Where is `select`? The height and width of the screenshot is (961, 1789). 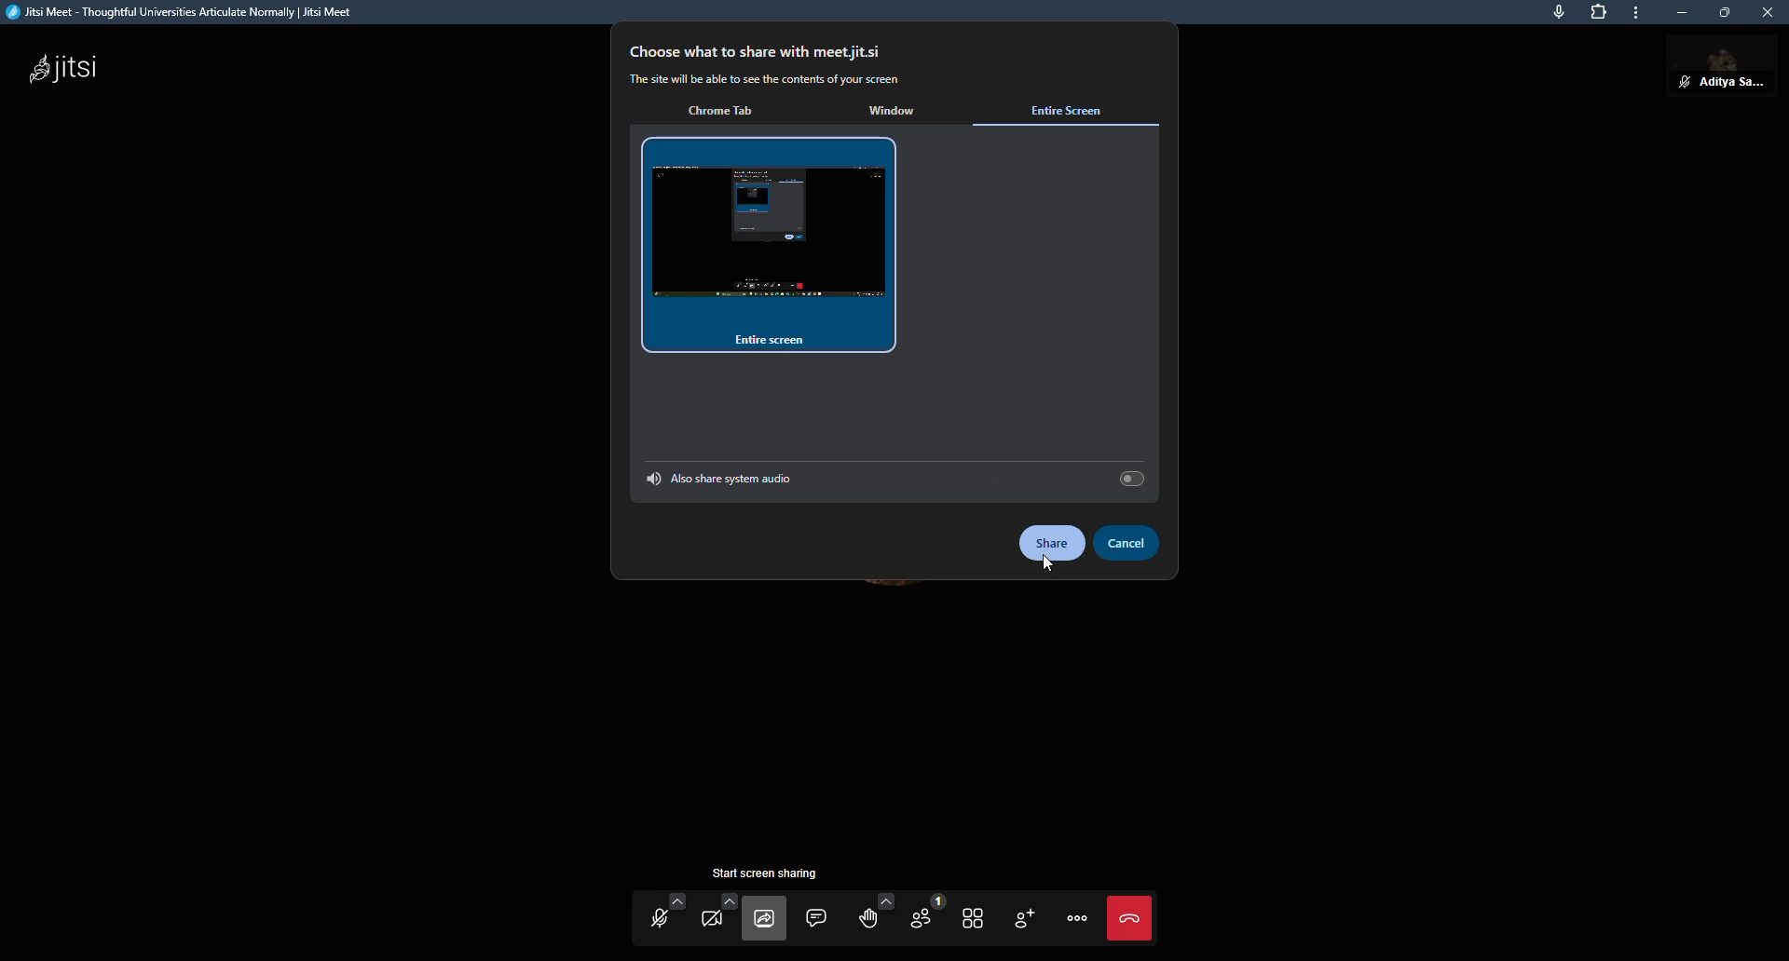
select is located at coordinates (1128, 478).